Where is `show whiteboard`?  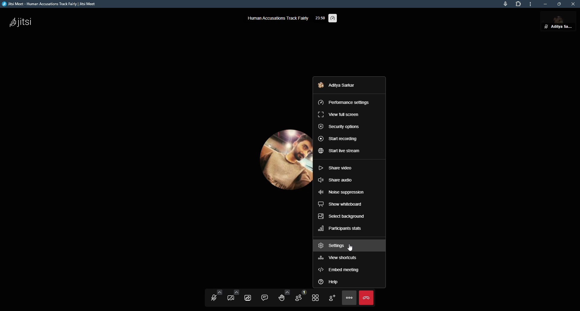
show whiteboard is located at coordinates (340, 205).